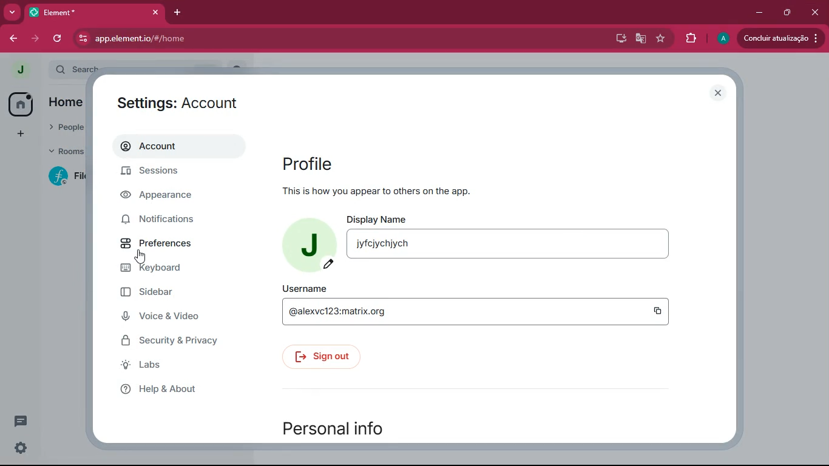 This screenshot has height=466, width=829. I want to click on help, so click(168, 389).